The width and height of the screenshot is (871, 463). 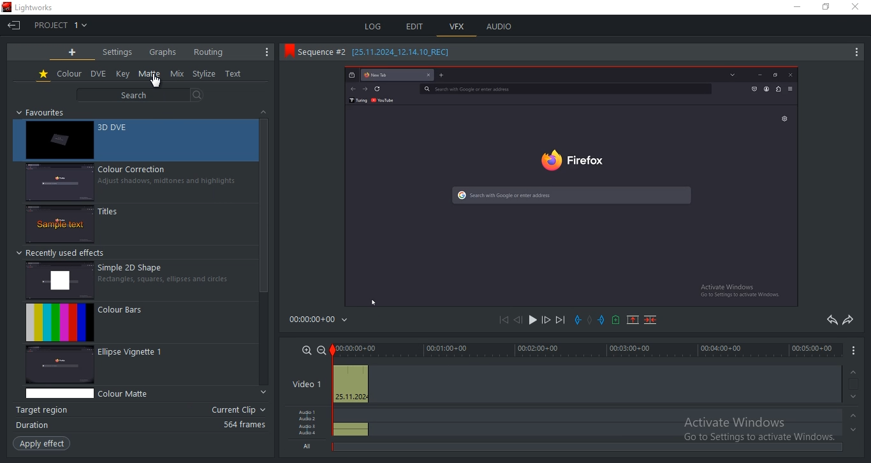 What do you see at coordinates (268, 52) in the screenshot?
I see `show setting menu` at bounding box center [268, 52].